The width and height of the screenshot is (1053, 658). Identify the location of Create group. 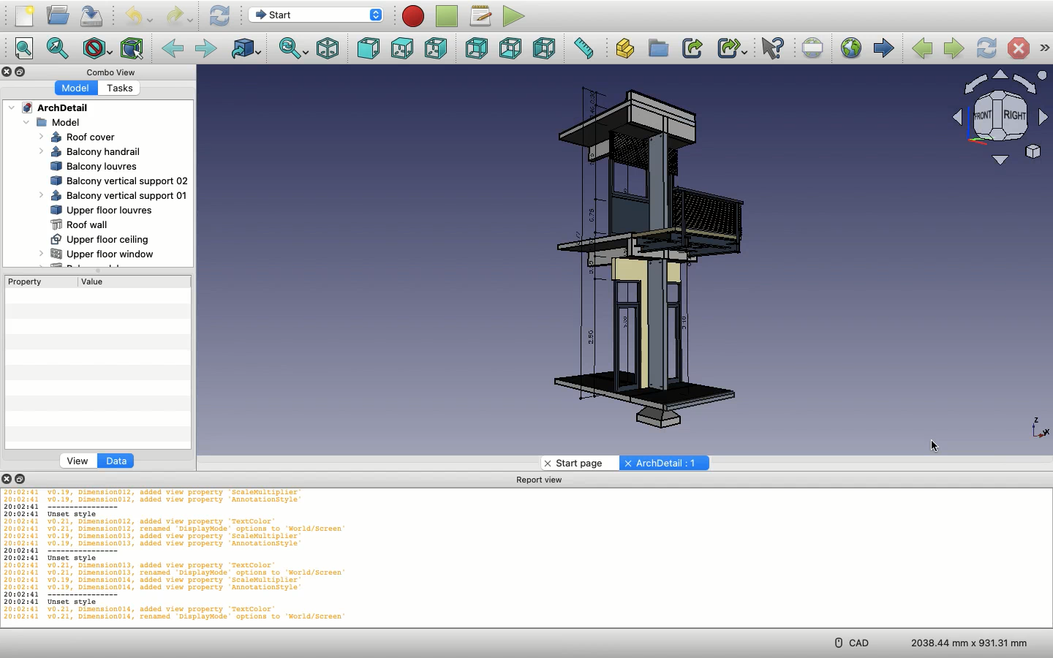
(657, 48).